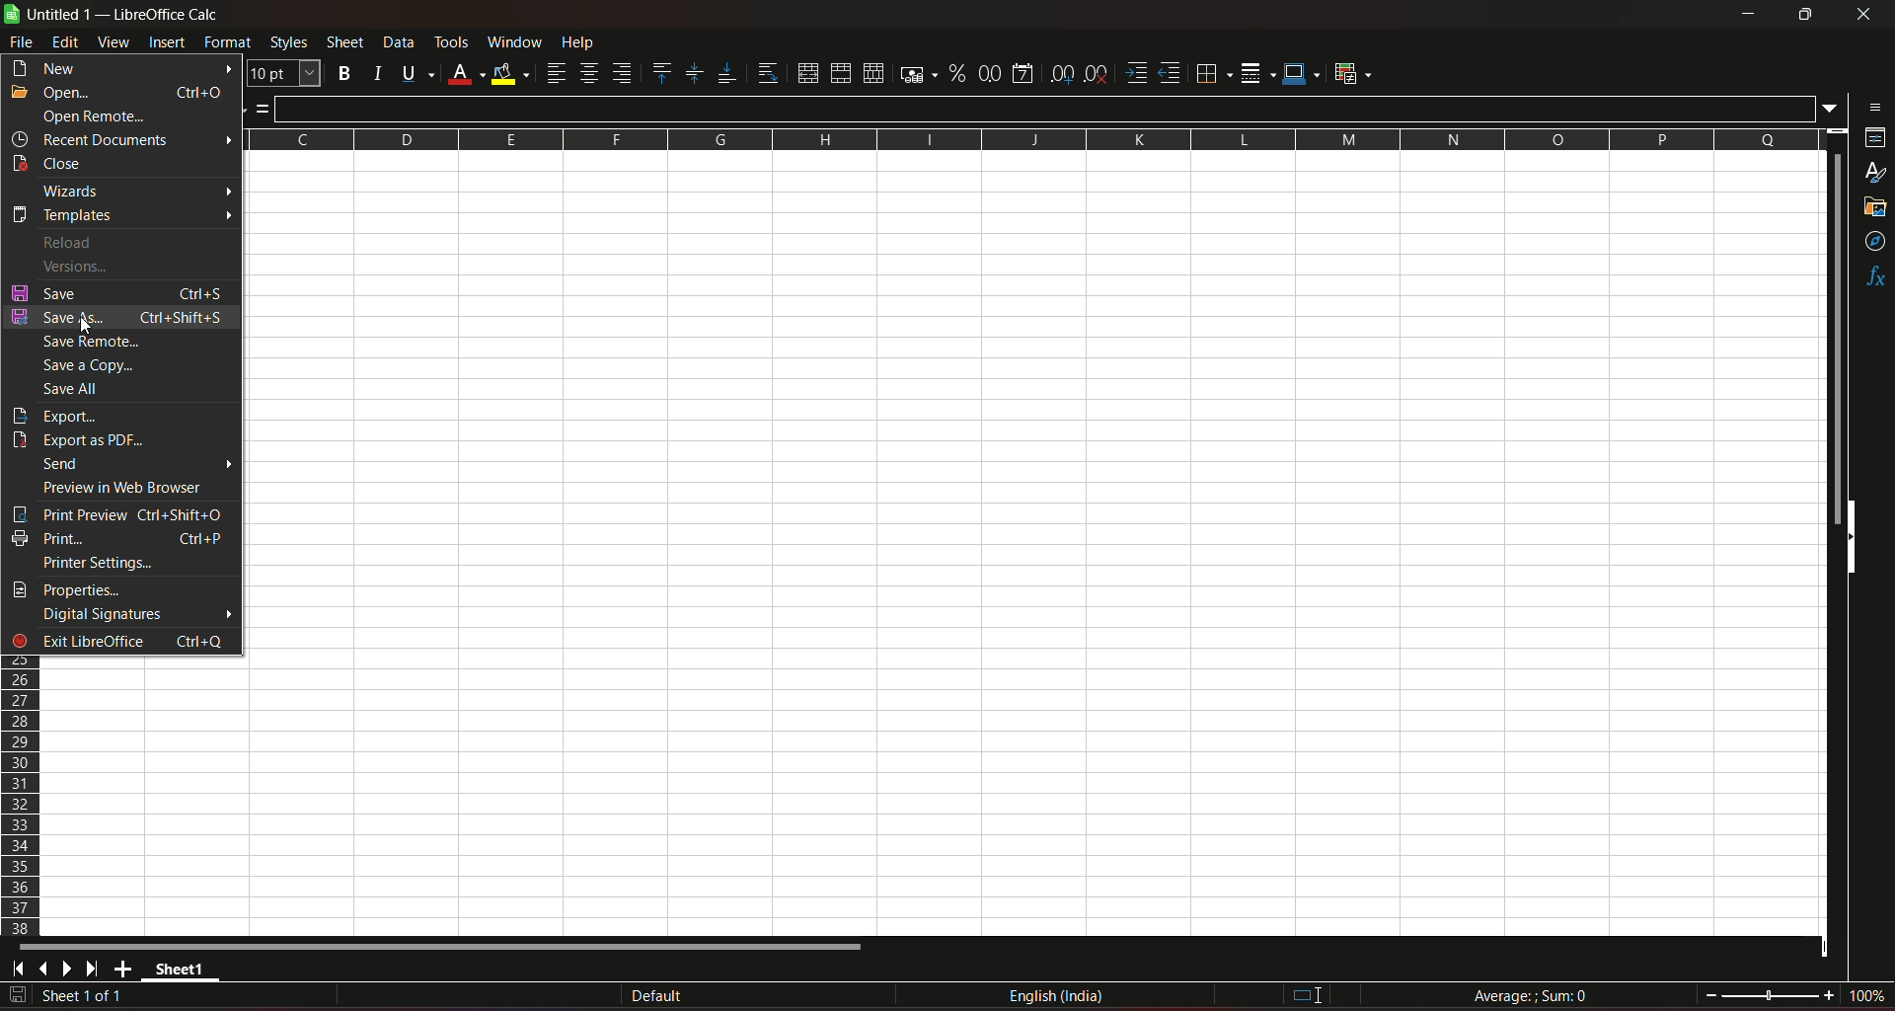 Image resolution: width=1895 pixels, height=1011 pixels. I want to click on styles, so click(1875, 174).